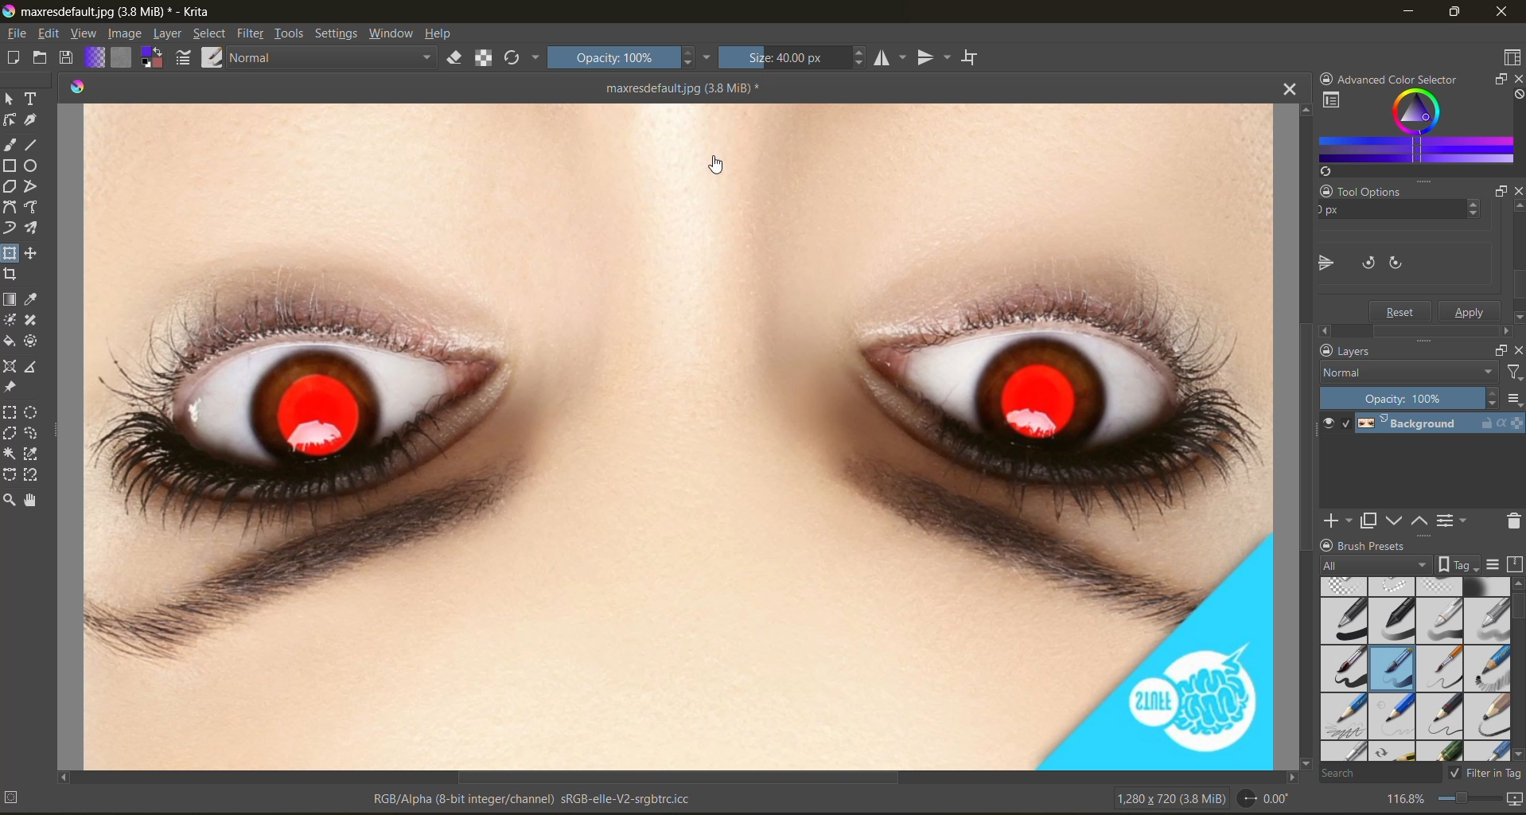  What do you see at coordinates (1516, 619) in the screenshot?
I see `vertical scroll bar` at bounding box center [1516, 619].